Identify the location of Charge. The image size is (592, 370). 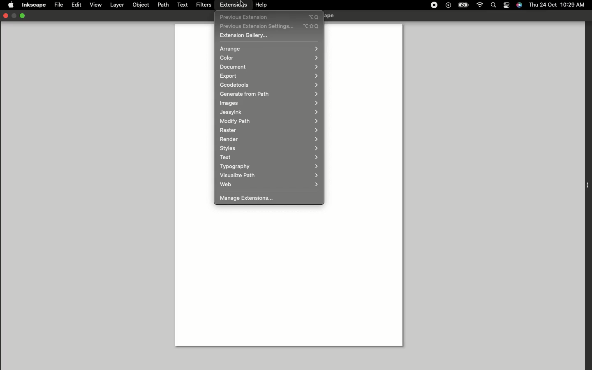
(463, 5).